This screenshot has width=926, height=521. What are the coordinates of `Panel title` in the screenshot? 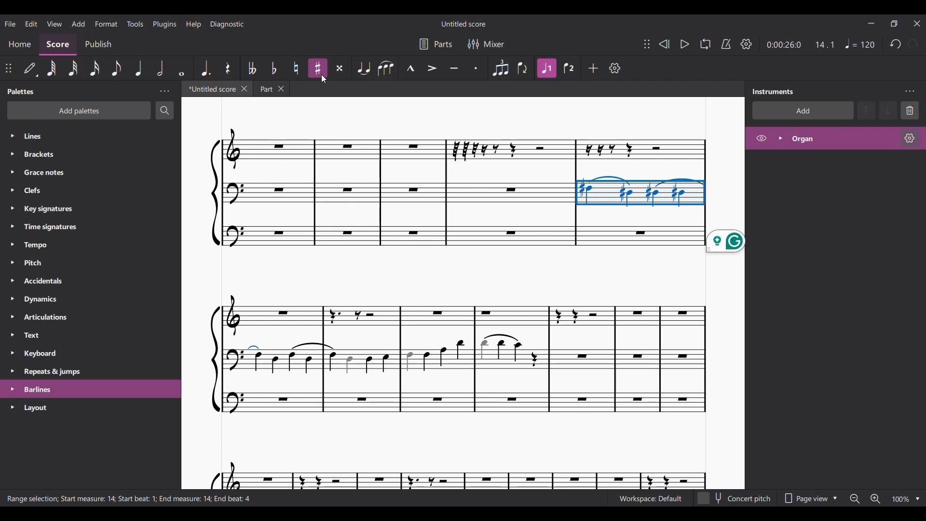 It's located at (21, 91).